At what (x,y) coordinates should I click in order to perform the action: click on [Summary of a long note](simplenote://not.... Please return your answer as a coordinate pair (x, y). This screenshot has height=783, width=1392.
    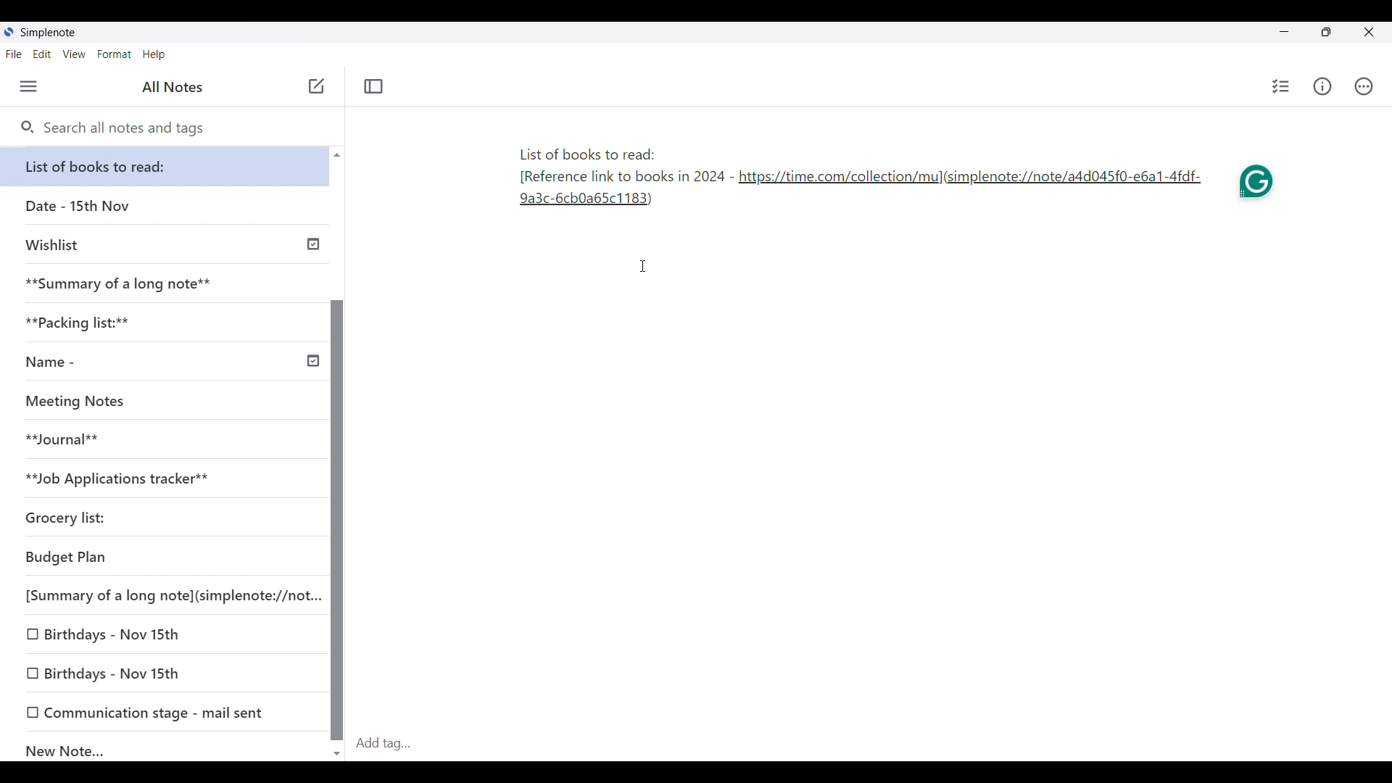
    Looking at the image, I should click on (169, 595).